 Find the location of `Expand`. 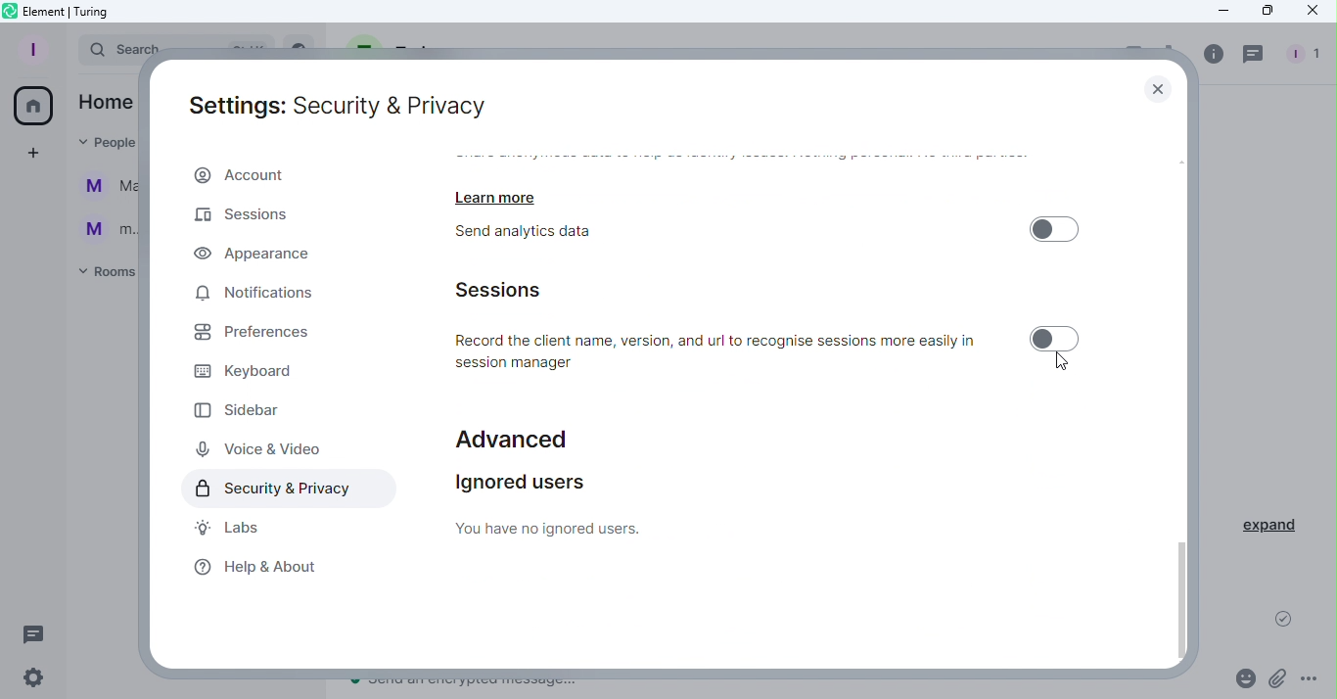

Expand is located at coordinates (1270, 526).